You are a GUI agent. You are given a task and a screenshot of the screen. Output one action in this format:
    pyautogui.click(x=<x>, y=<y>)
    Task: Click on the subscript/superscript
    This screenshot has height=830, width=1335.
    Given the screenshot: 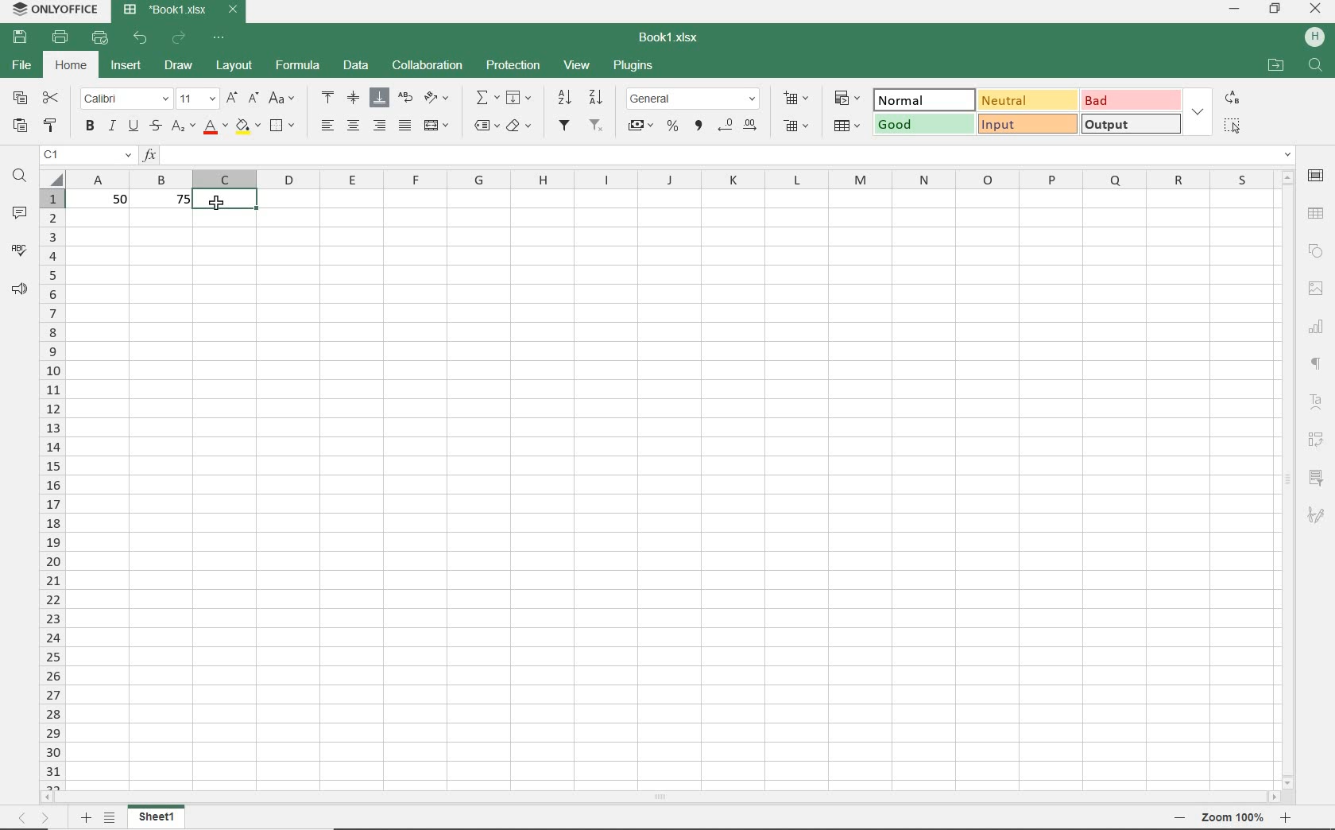 What is the action you would take?
    pyautogui.click(x=183, y=126)
    